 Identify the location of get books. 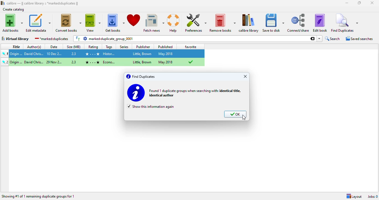
(114, 22).